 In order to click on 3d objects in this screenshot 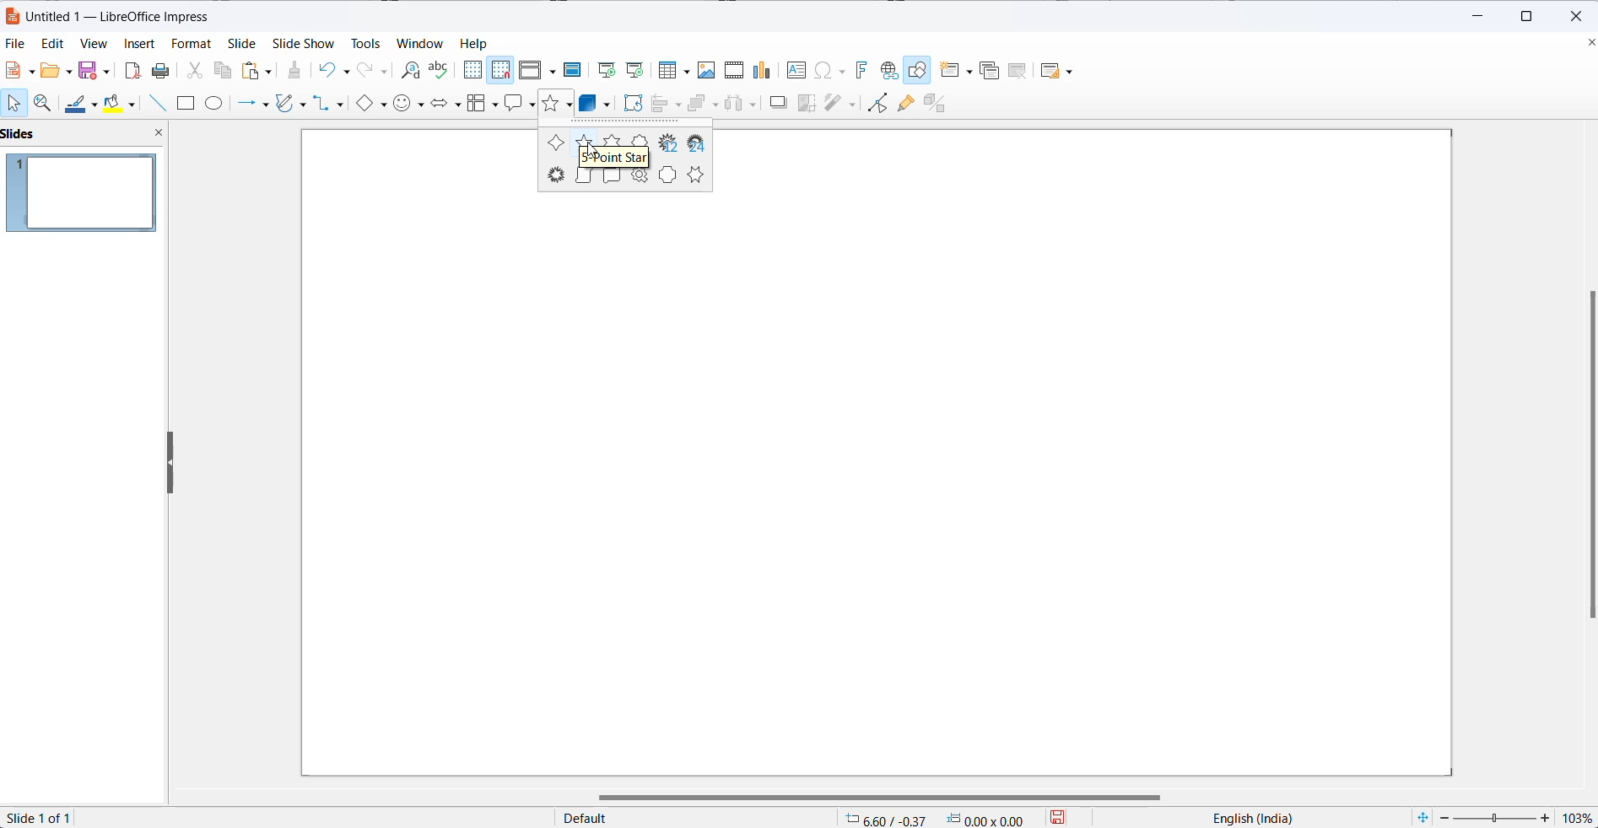, I will do `click(597, 104)`.